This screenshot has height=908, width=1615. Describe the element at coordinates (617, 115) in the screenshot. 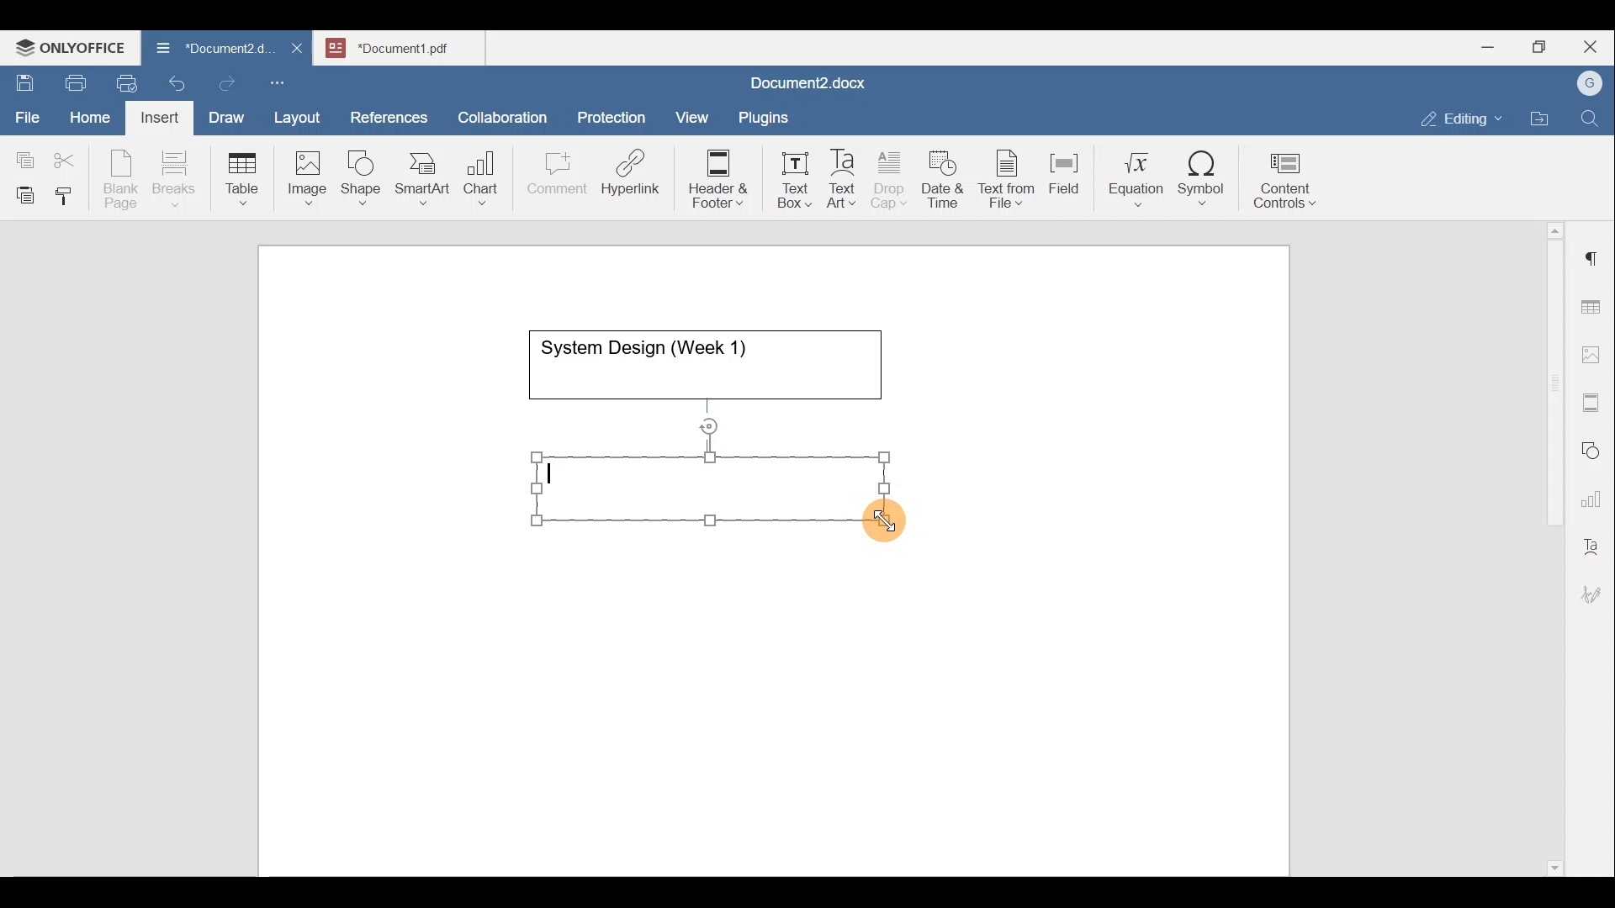

I see `Protection` at that location.